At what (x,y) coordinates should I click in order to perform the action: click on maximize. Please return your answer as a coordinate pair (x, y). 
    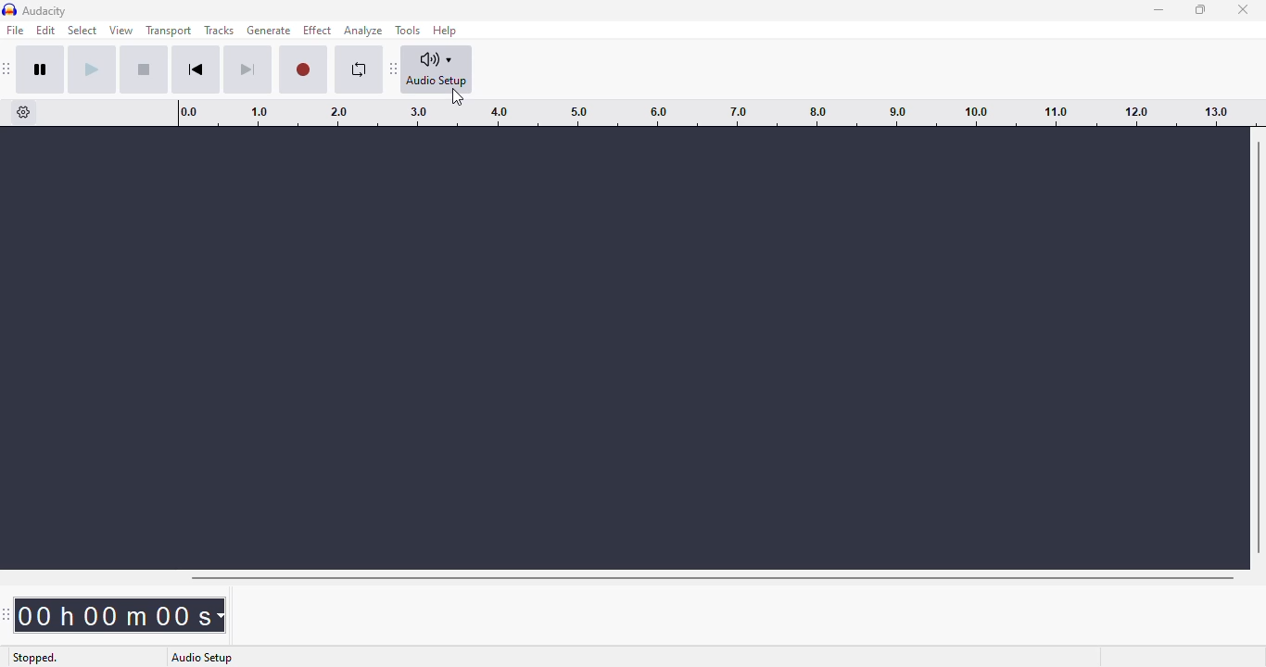
    Looking at the image, I should click on (1200, 8).